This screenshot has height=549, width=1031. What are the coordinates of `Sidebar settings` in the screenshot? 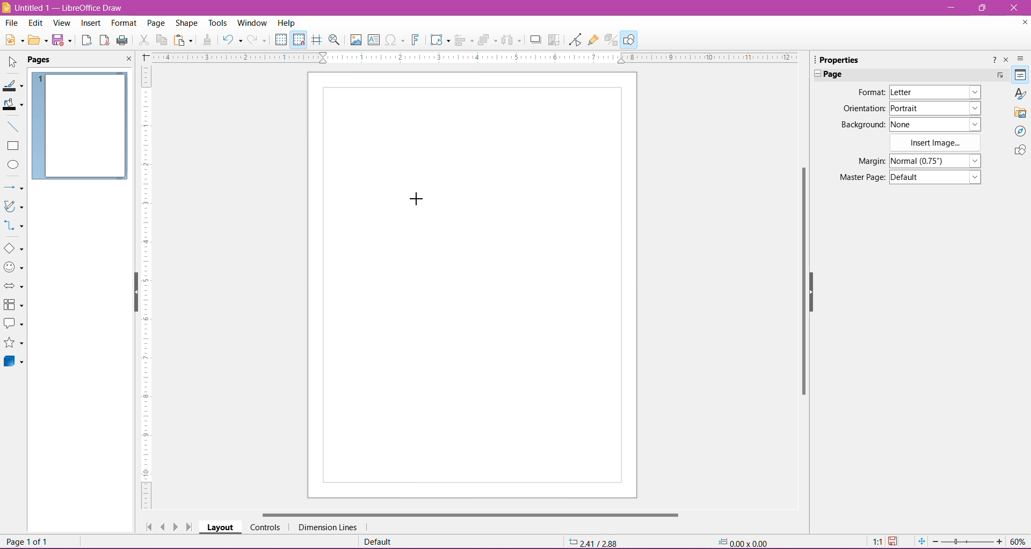 It's located at (1022, 59).